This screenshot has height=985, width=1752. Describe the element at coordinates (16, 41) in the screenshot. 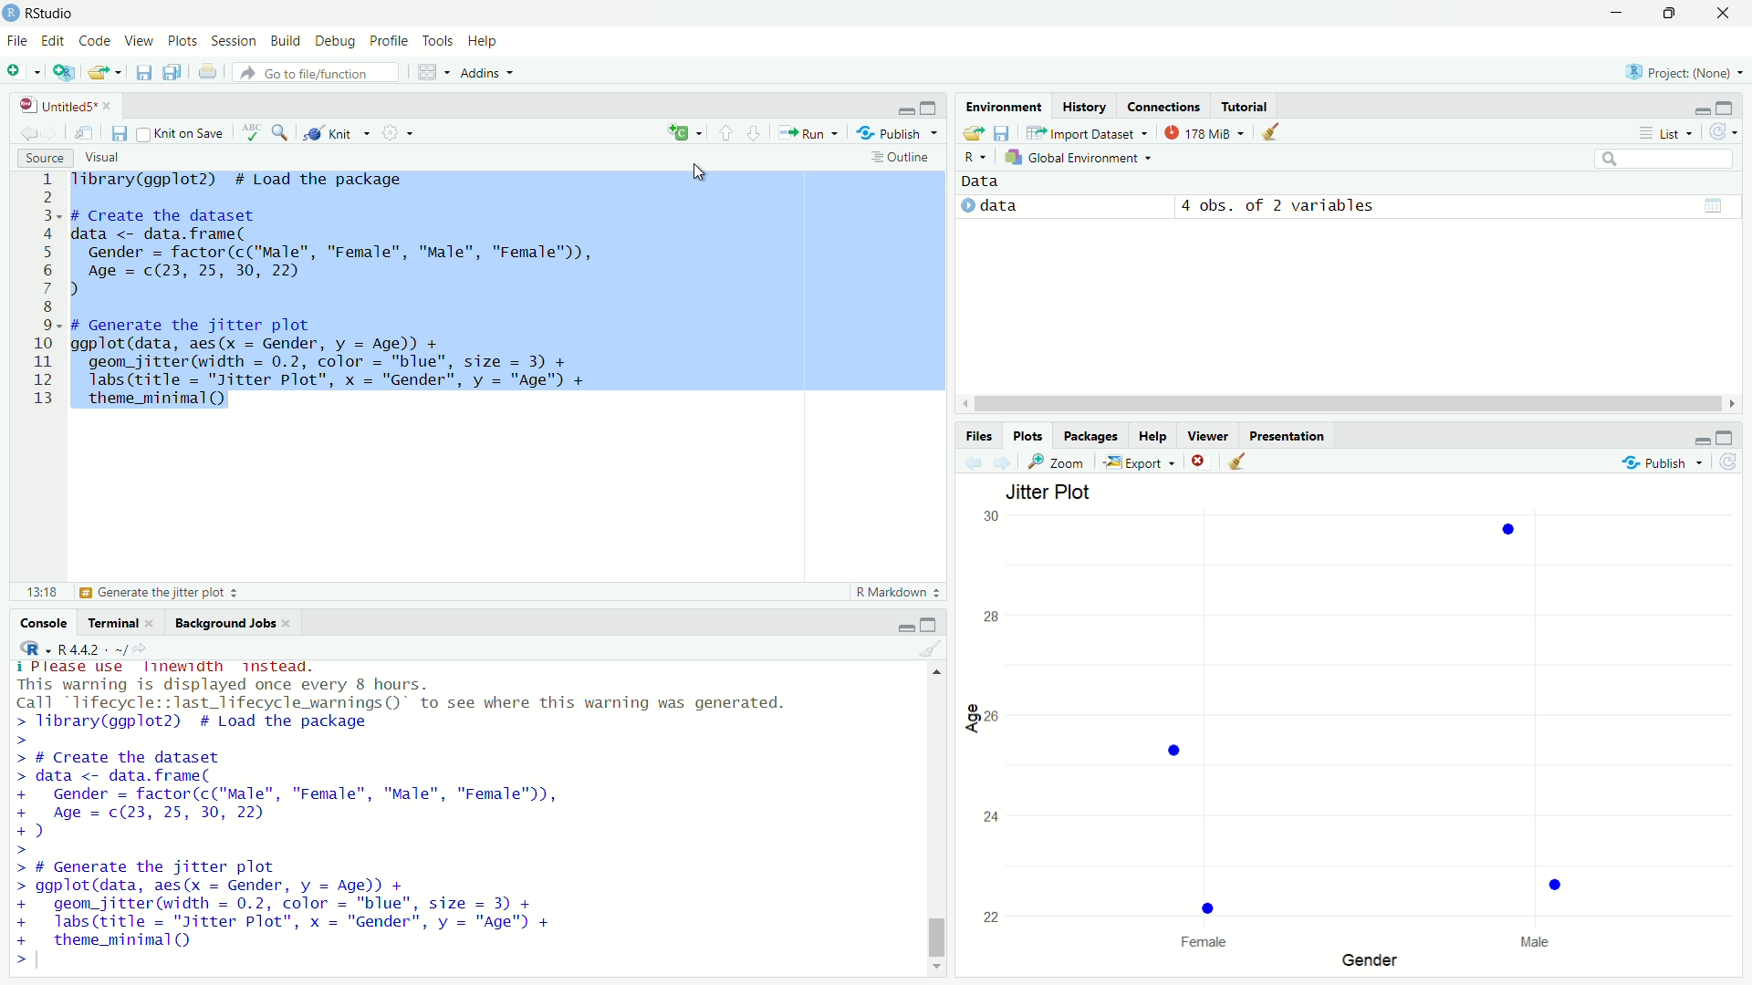

I see `file` at that location.